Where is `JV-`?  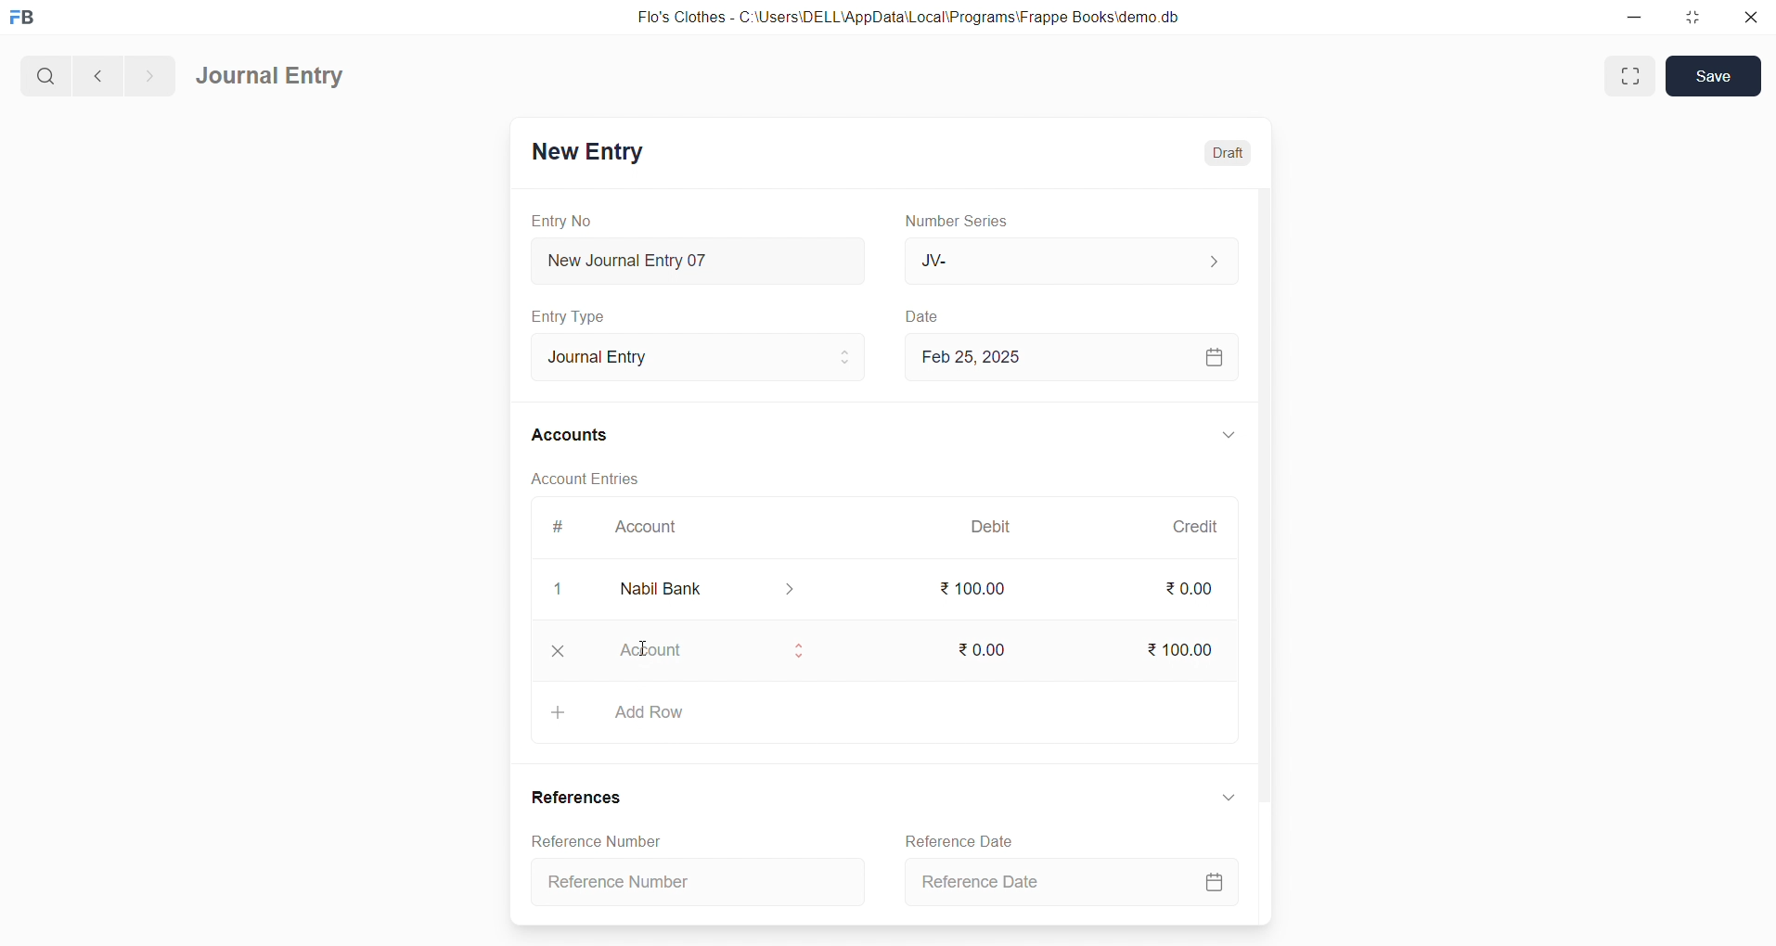 JV- is located at coordinates (1069, 262).